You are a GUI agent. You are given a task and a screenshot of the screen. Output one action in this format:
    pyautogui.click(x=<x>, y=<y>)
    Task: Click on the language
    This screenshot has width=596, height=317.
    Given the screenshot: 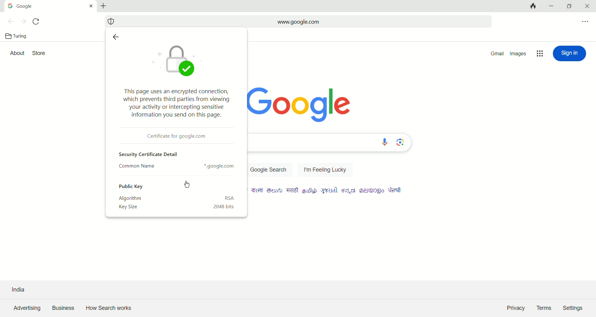 What is the action you would take?
    pyautogui.click(x=294, y=191)
    